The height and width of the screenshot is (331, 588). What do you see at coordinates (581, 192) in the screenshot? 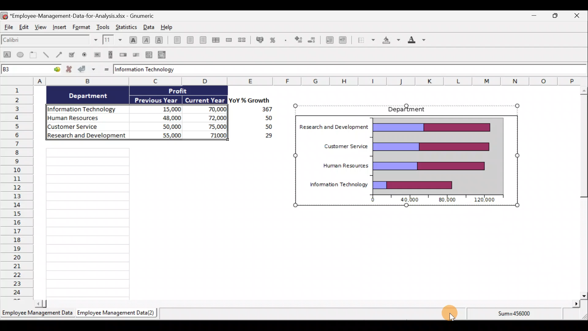
I see `Scroll bar` at bounding box center [581, 192].